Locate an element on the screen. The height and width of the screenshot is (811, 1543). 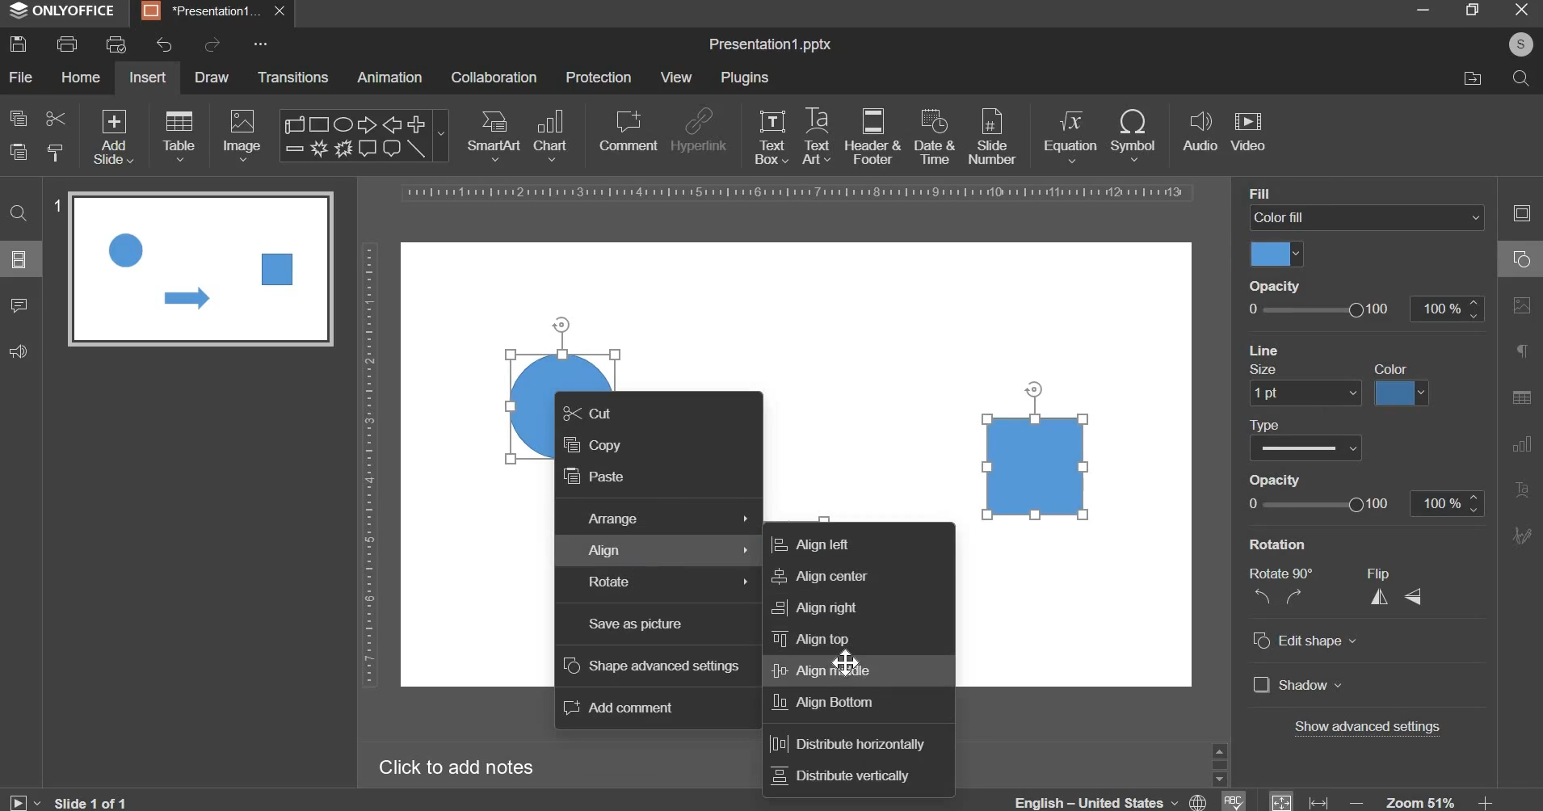
search is located at coordinates (1520, 77).